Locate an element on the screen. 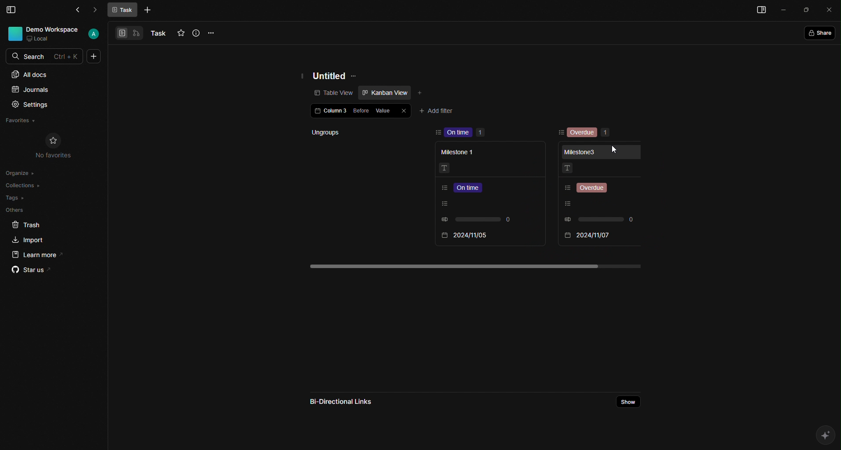 The width and height of the screenshot is (841, 450). More is located at coordinates (94, 56).